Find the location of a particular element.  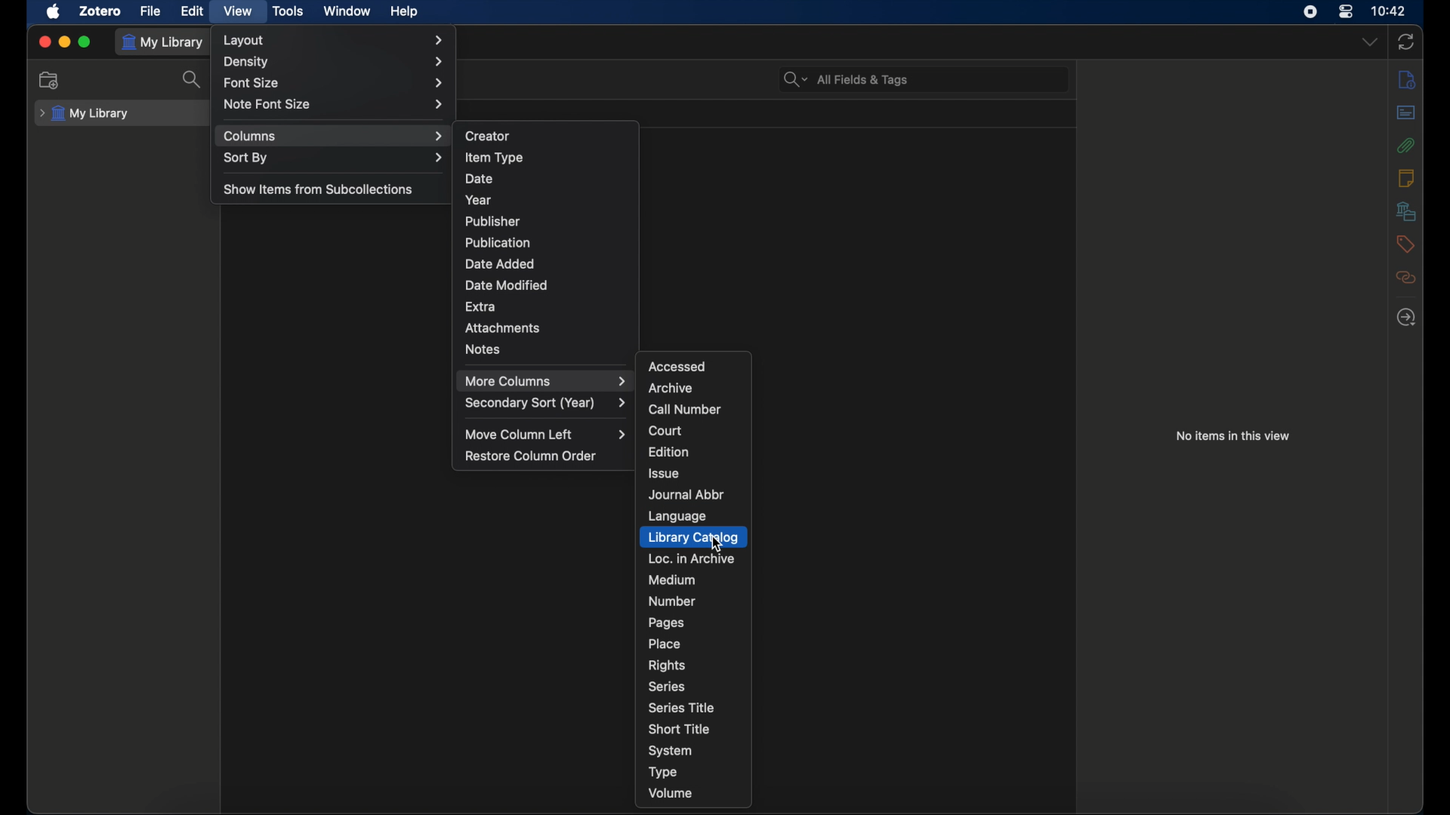

extra is located at coordinates (480, 307).